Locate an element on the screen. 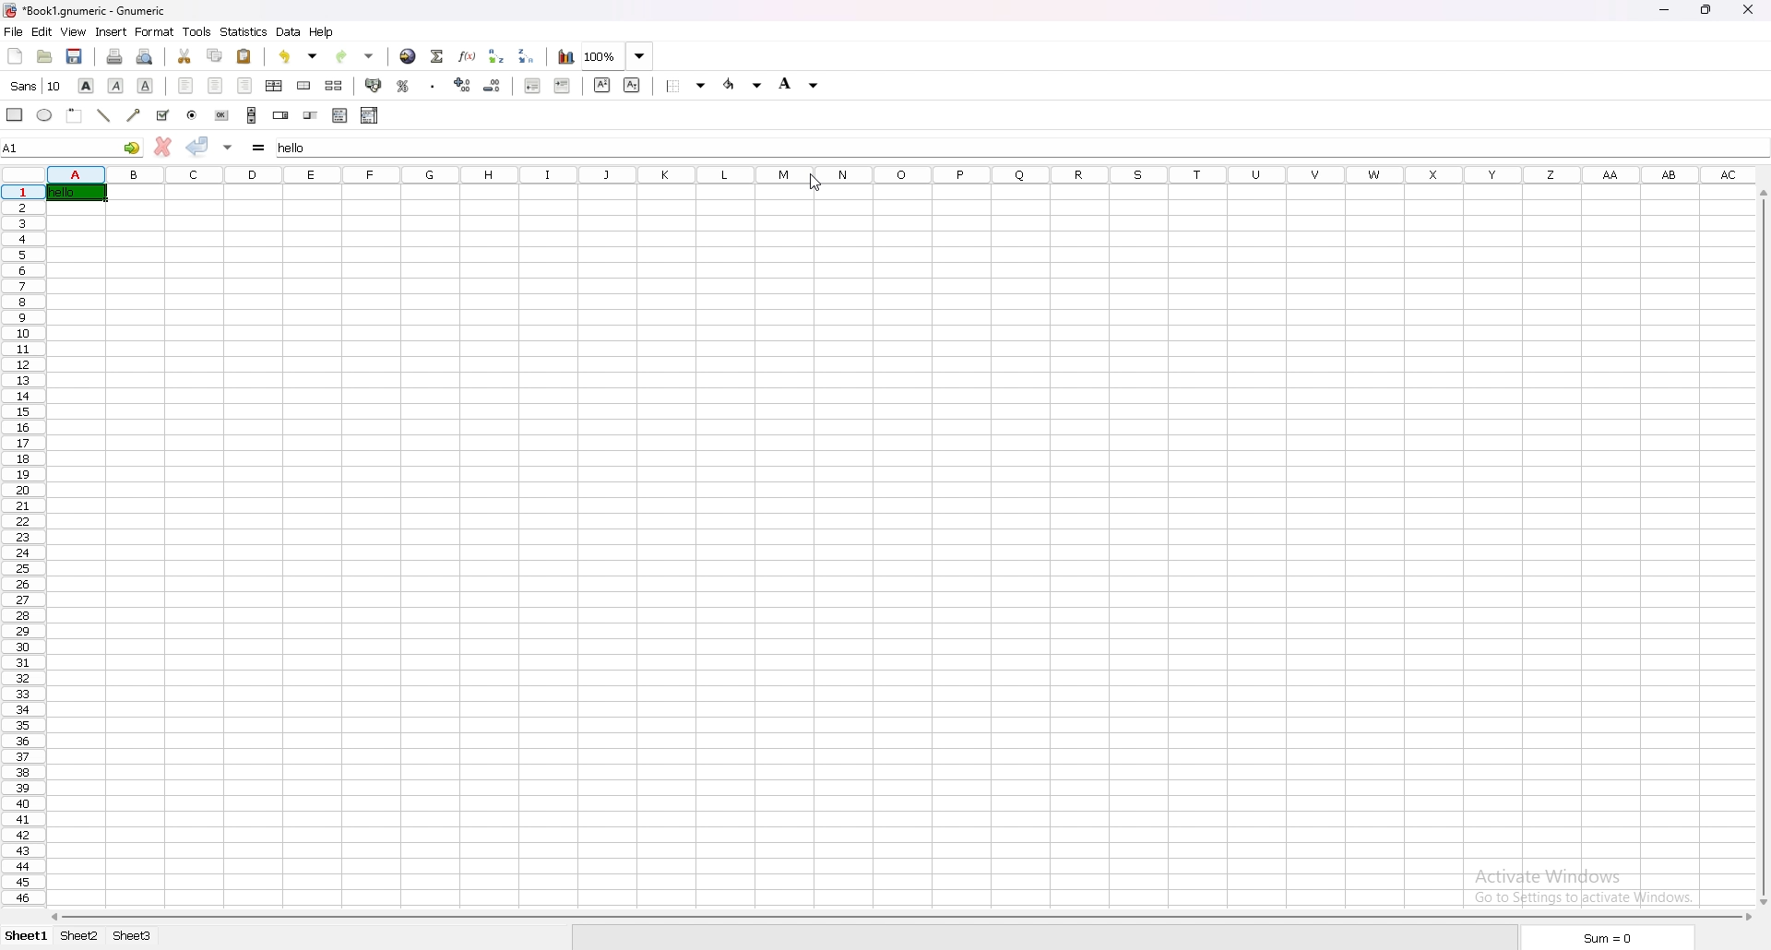 This screenshot has width=1771, height=950. scroll bar is located at coordinates (1764, 549).